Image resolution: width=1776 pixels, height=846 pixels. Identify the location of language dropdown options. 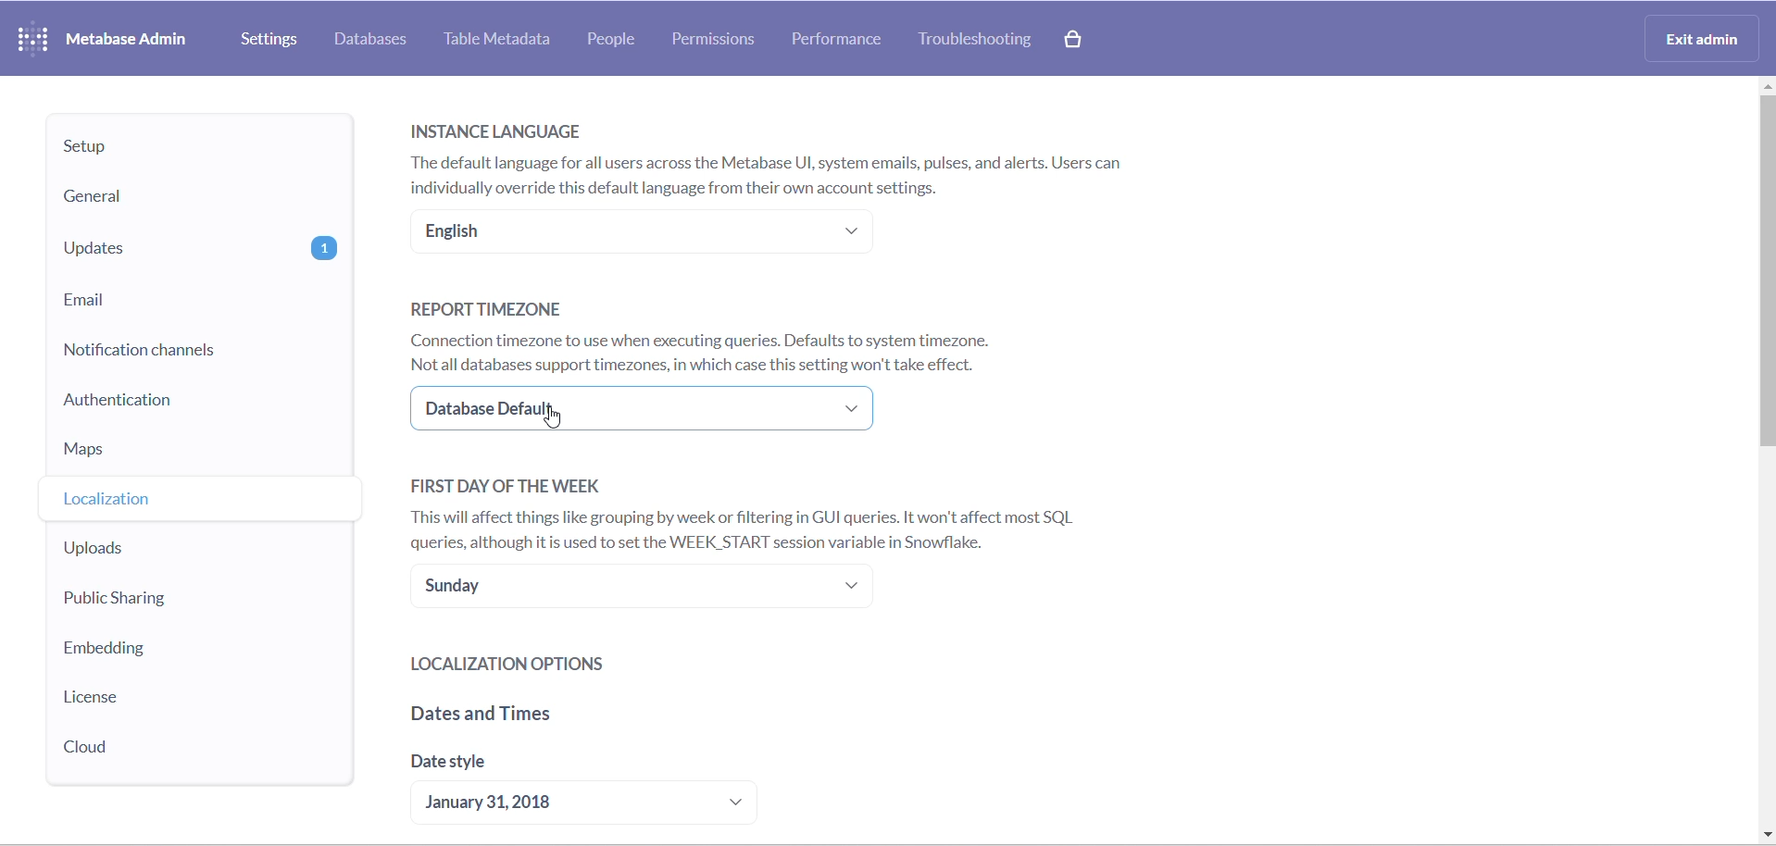
(638, 233).